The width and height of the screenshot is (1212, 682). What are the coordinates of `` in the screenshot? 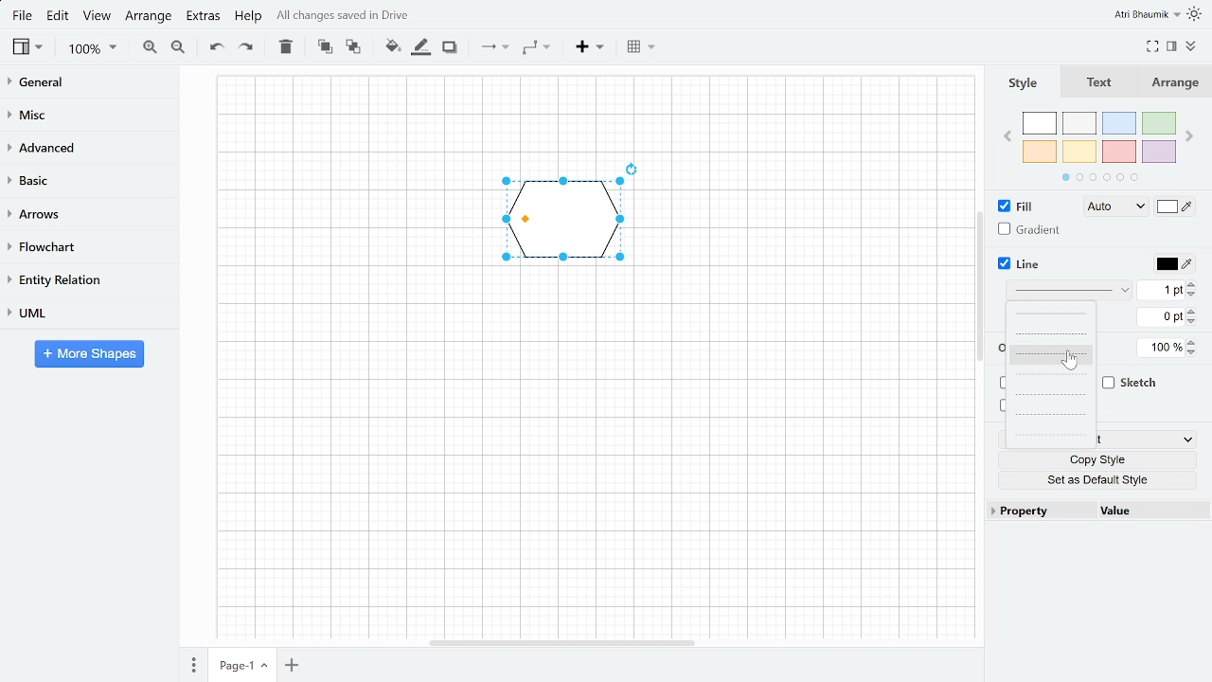 It's located at (979, 286).